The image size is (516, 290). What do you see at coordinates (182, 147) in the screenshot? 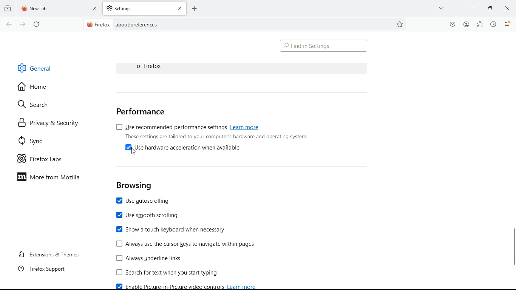
I see `[4 Use hardware acceleration when available` at bounding box center [182, 147].